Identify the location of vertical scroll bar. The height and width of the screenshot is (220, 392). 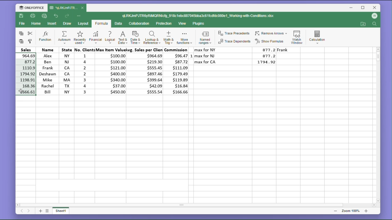
(378, 125).